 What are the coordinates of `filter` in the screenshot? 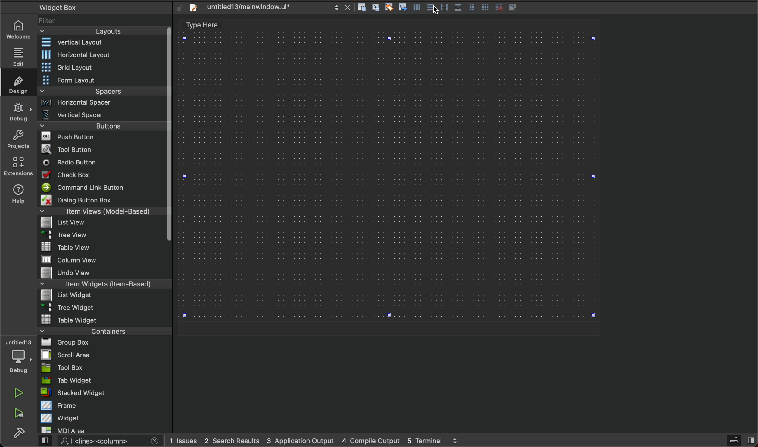 It's located at (104, 21).